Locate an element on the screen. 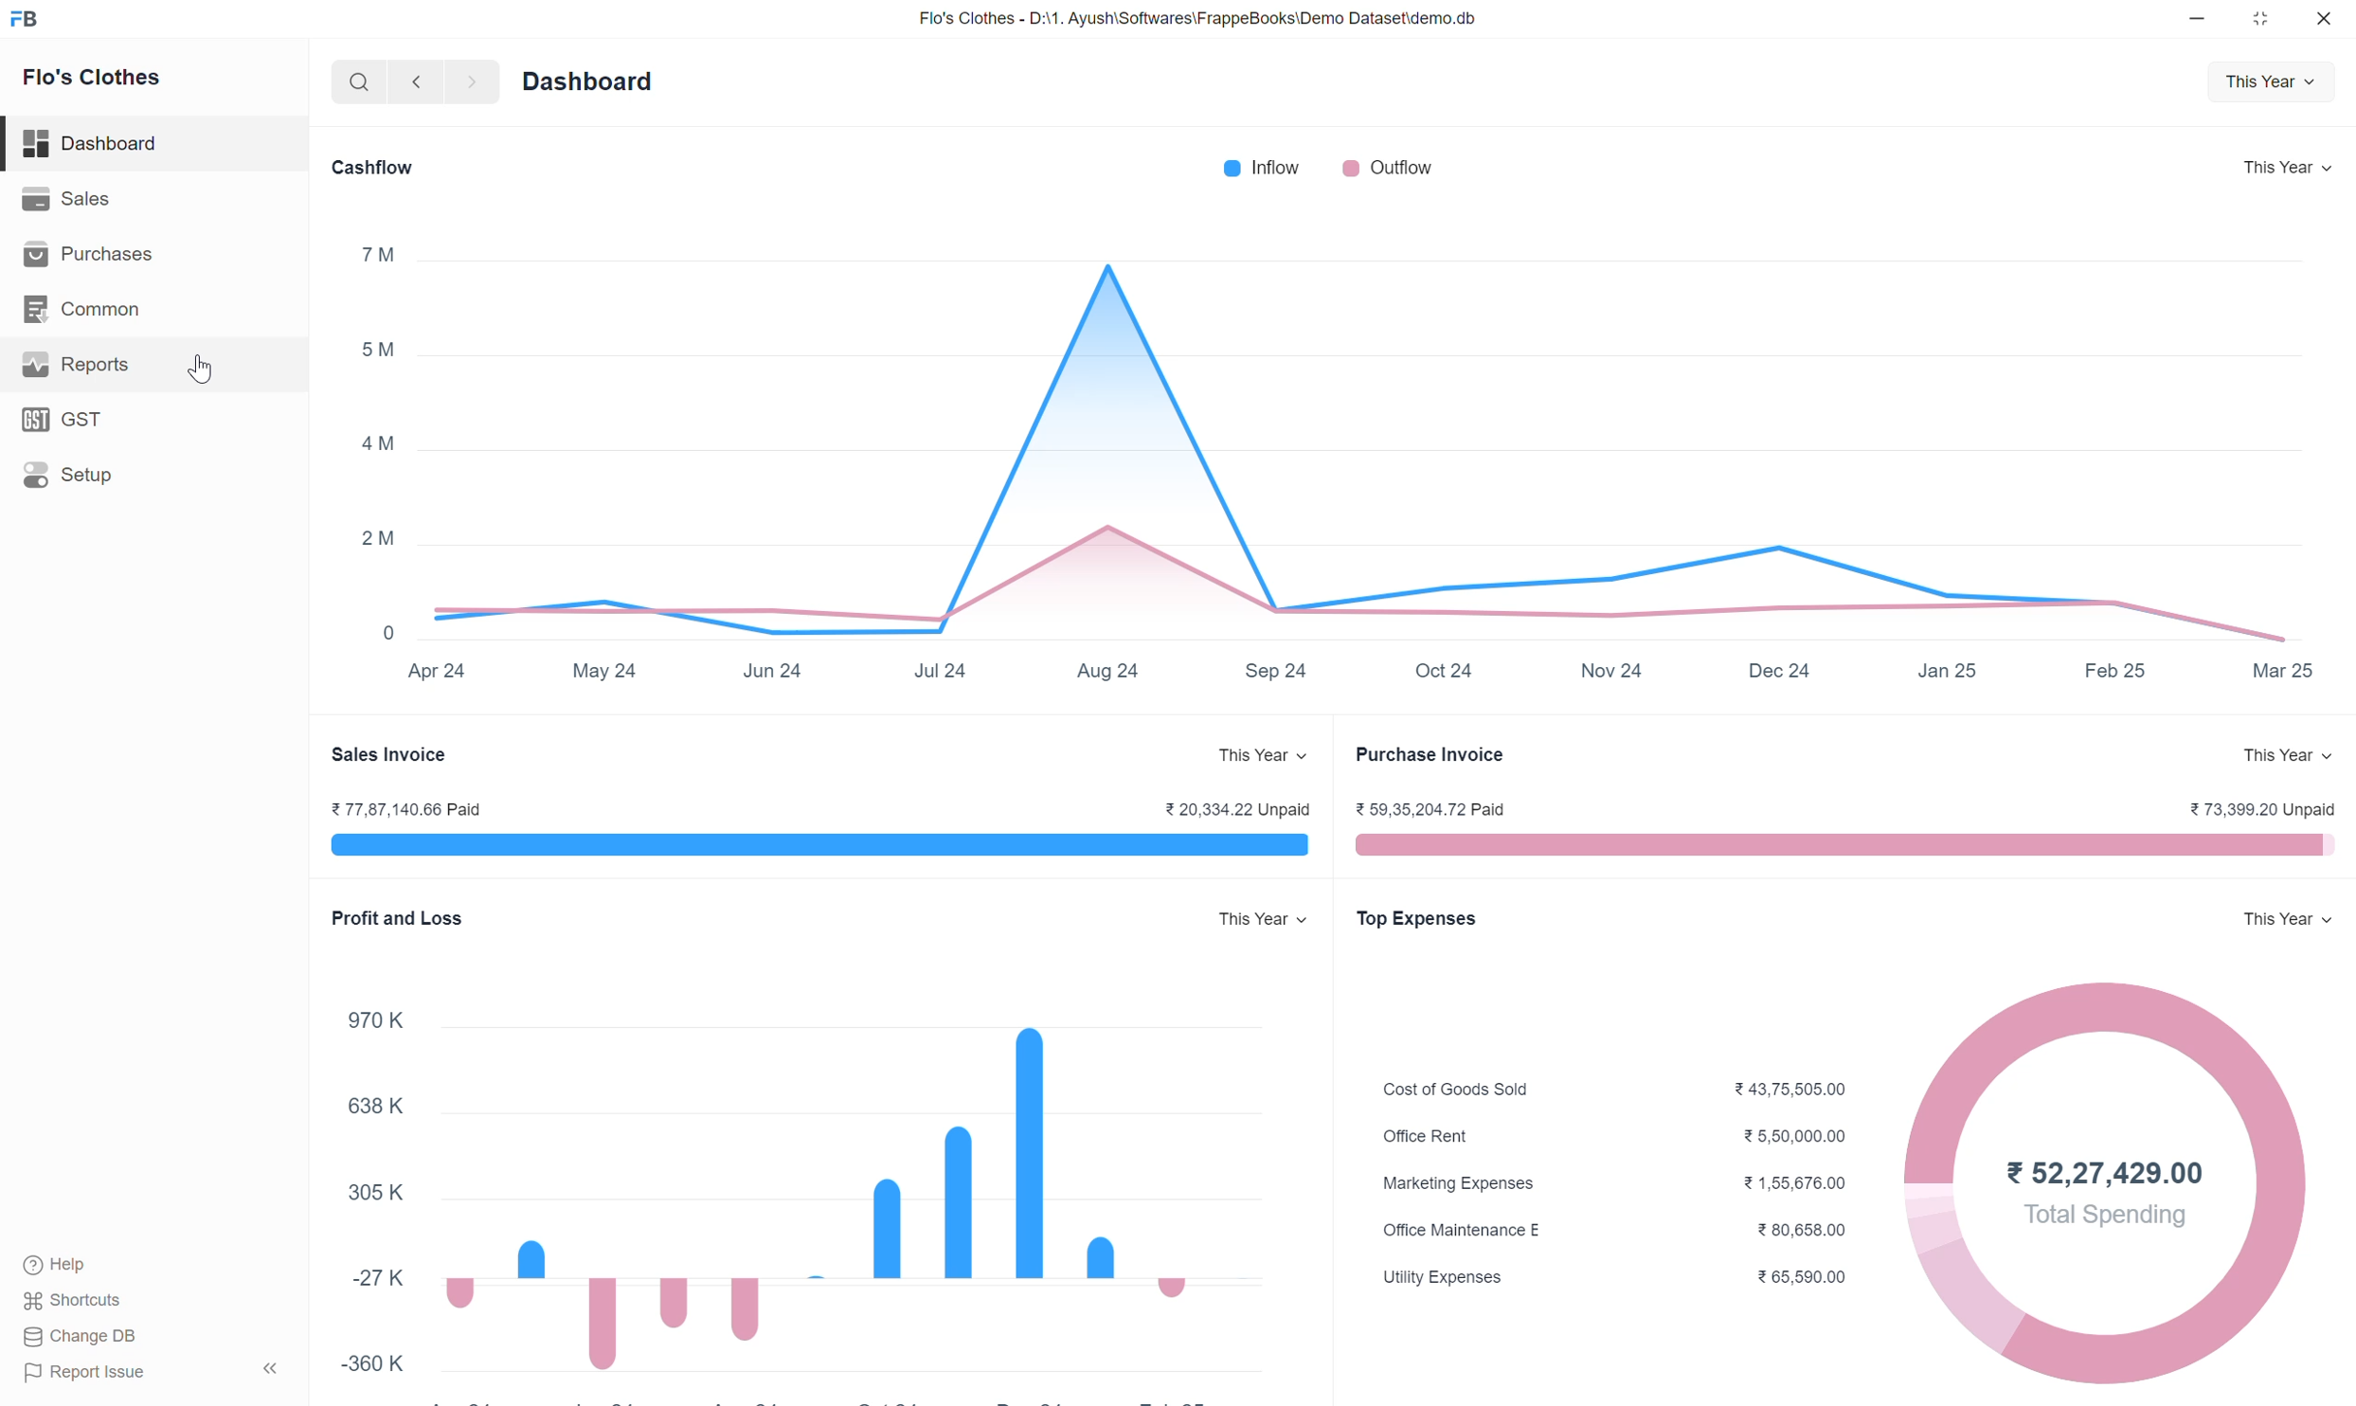 Image resolution: width=2356 pixels, height=1406 pixels. Cursor is located at coordinates (205, 370).